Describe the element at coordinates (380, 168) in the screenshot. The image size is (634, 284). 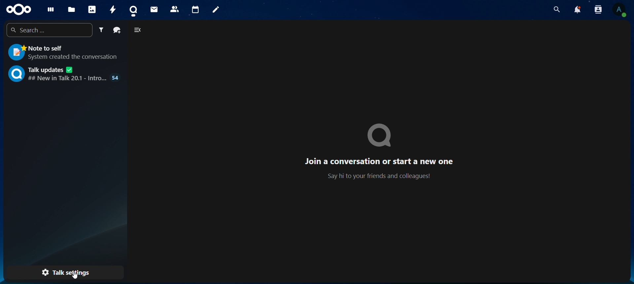
I see `text` at that location.